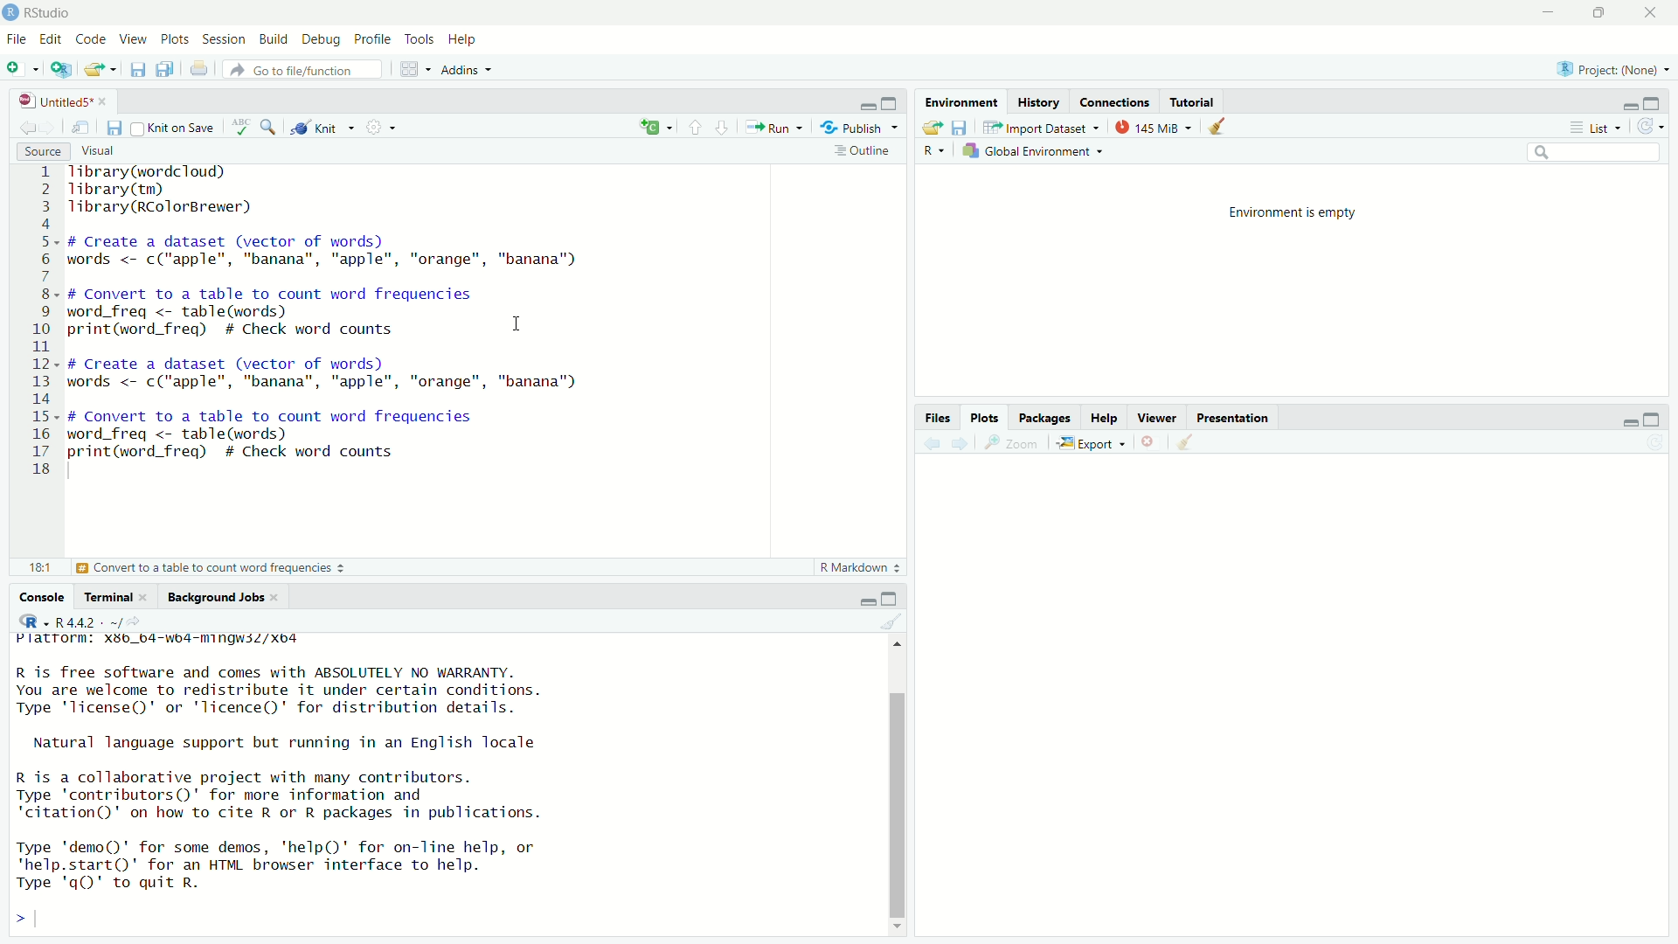 This screenshot has height=944, width=1678. I want to click on Minimize, so click(869, 603).